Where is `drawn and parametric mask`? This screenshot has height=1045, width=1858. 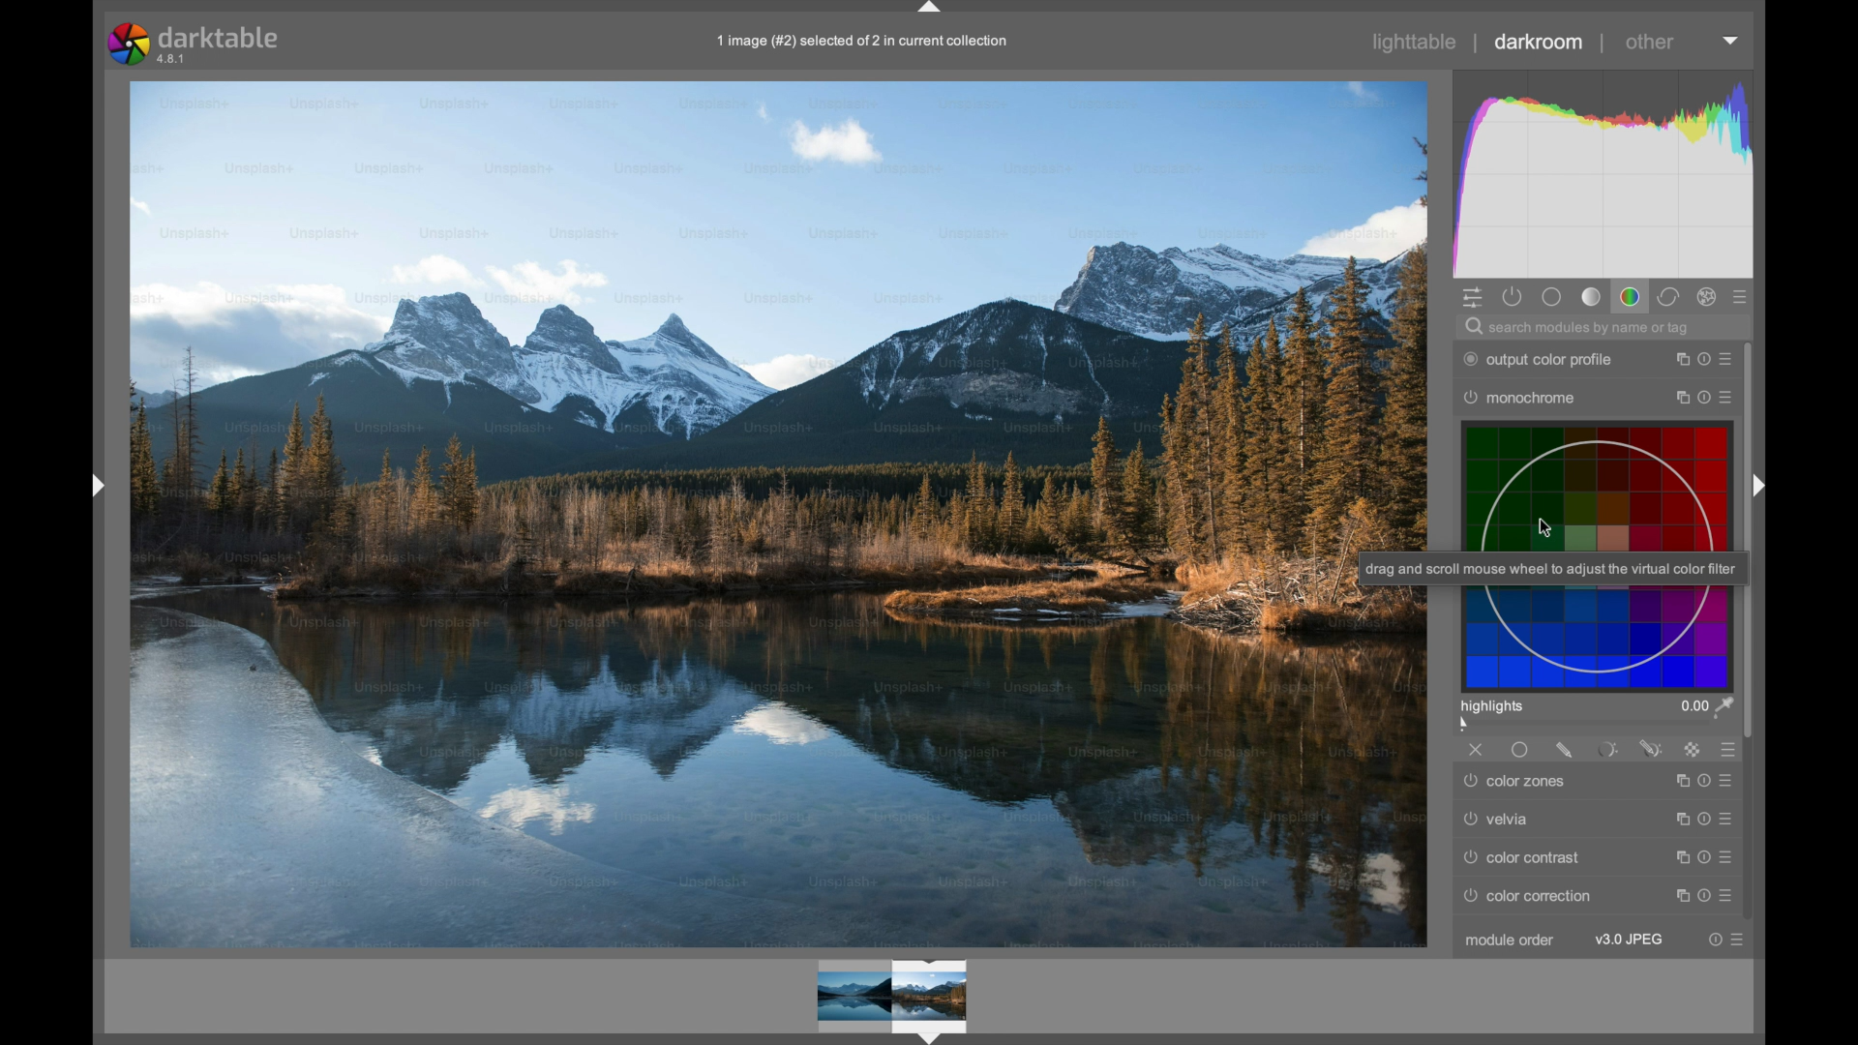 drawn and parametric mask is located at coordinates (1651, 748).